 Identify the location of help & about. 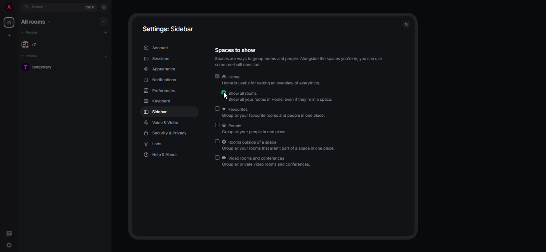
(162, 155).